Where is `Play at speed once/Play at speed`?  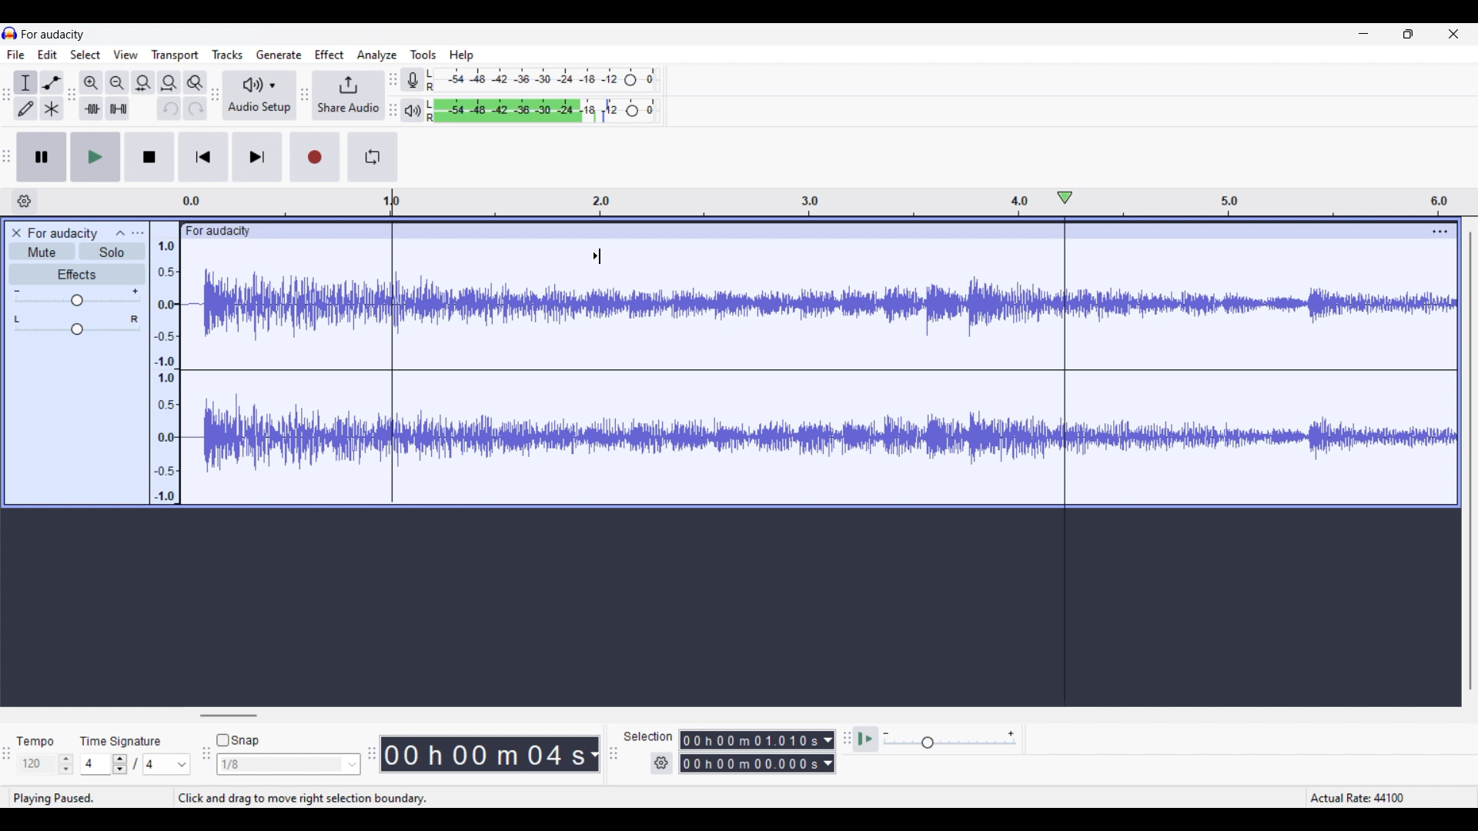 Play at speed once/Play at speed is located at coordinates (866, 739).